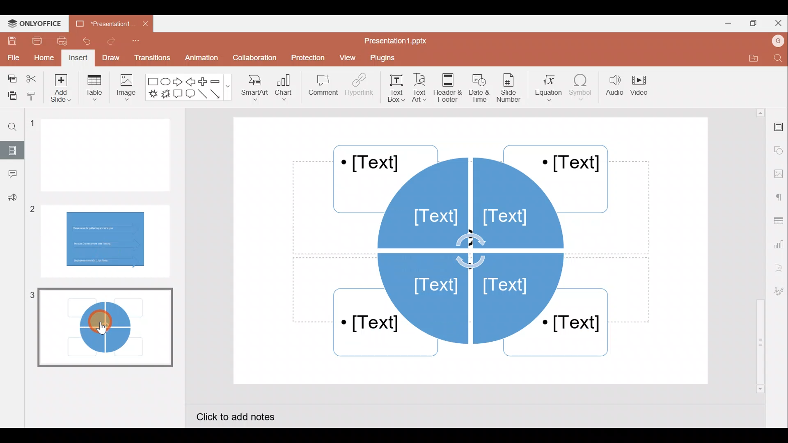 Image resolution: width=788 pixels, height=443 pixels. Describe the element at coordinates (217, 94) in the screenshot. I see `Arrow` at that location.